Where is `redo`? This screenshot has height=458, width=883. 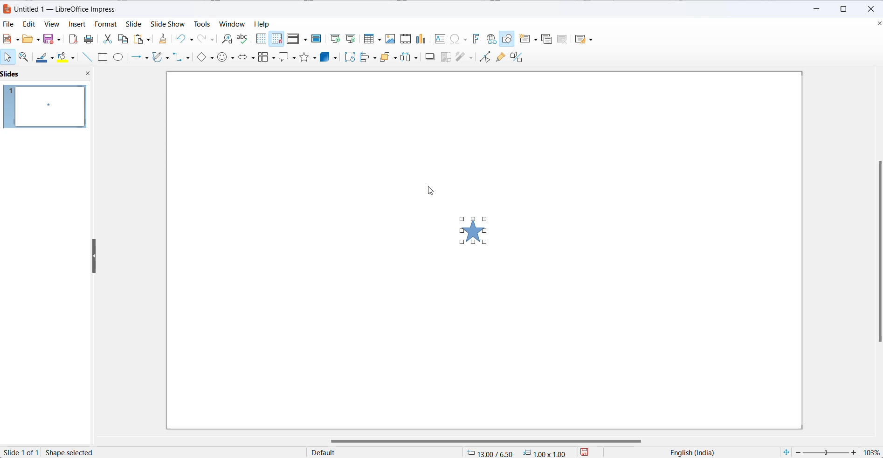
redo is located at coordinates (207, 39).